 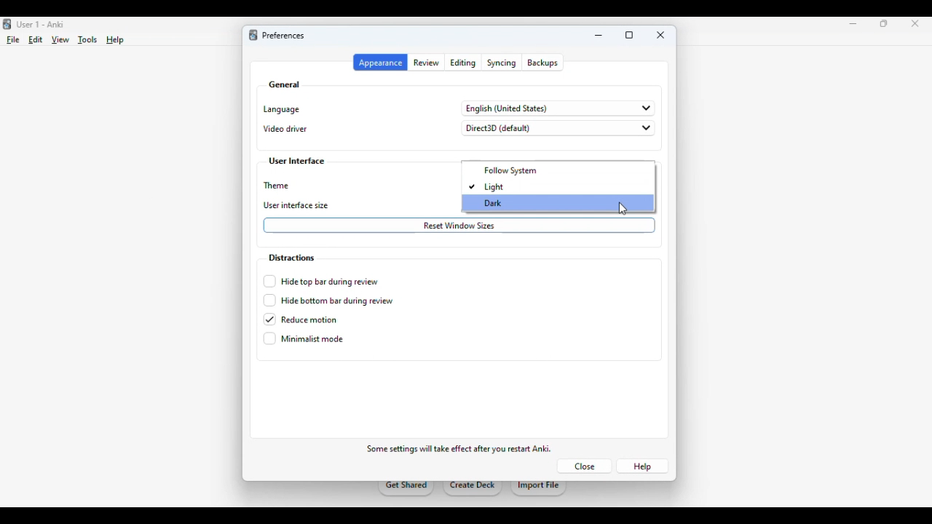 I want to click on dark, so click(x=495, y=203).